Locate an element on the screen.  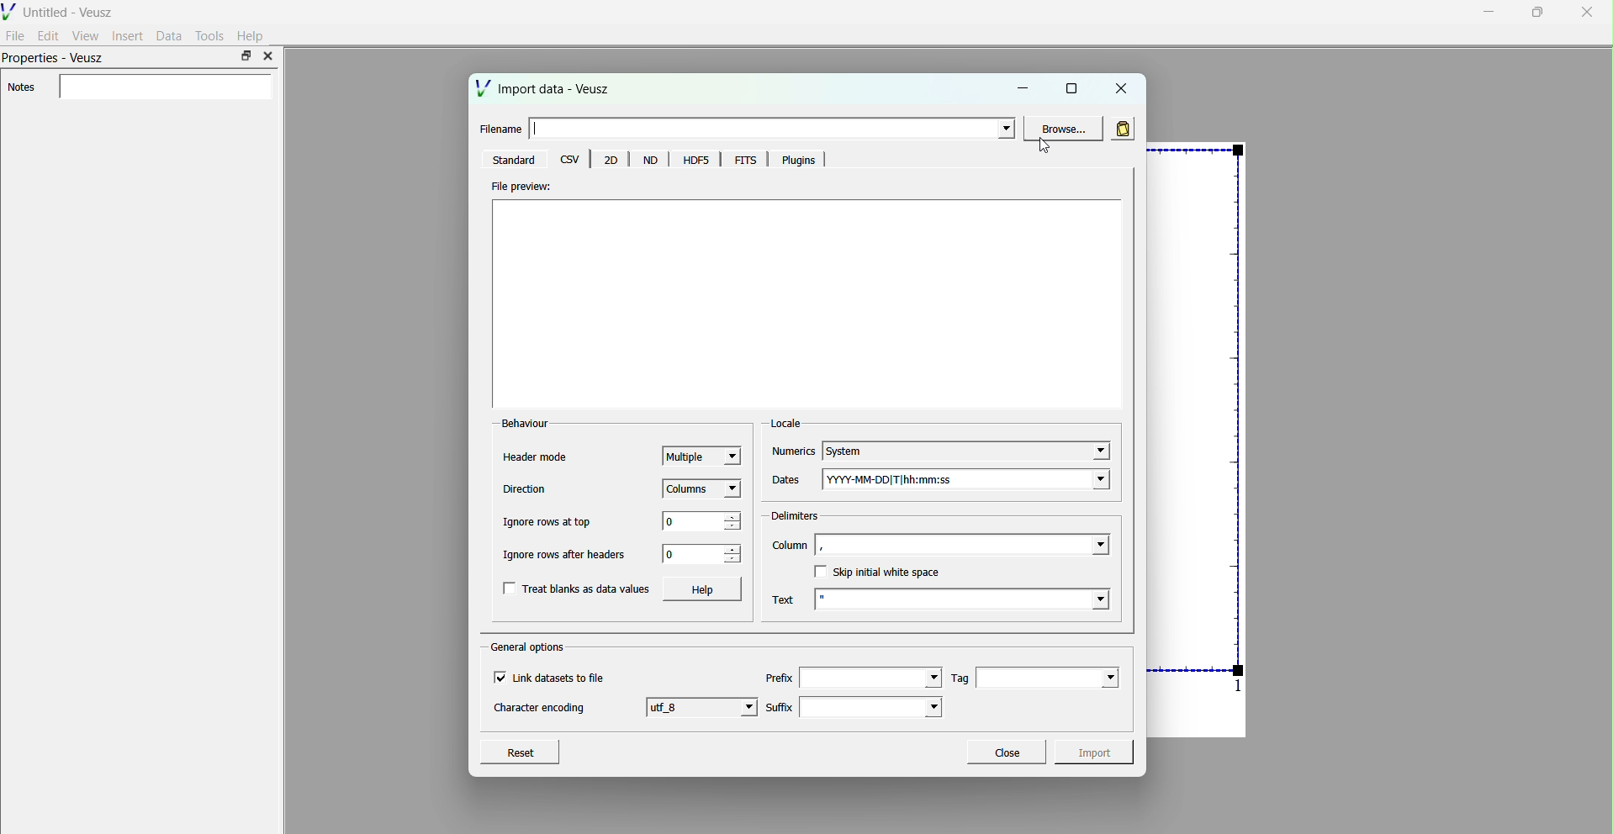
Close is located at coordinates (1005, 750).